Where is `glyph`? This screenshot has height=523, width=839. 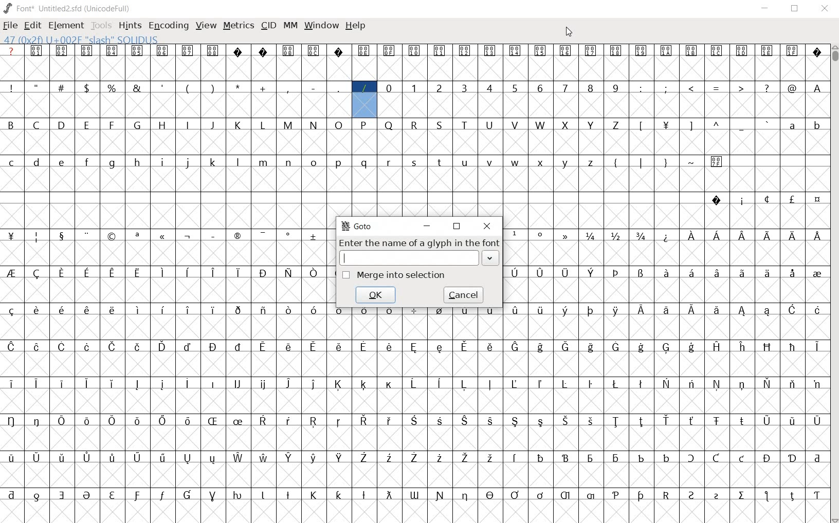
glyph is located at coordinates (667, 272).